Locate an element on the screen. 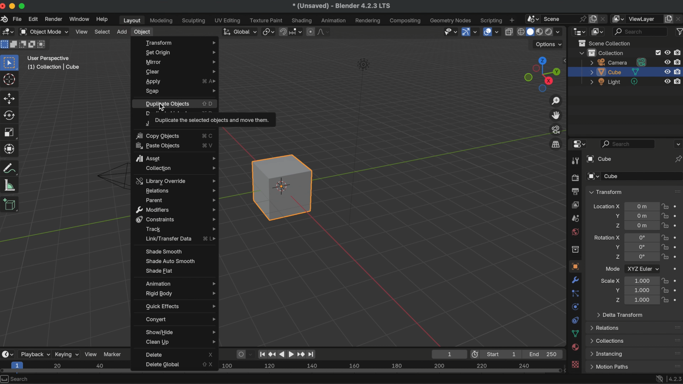 Image resolution: width=683 pixels, height=384 pixels. geometry nodes is located at coordinates (451, 20).